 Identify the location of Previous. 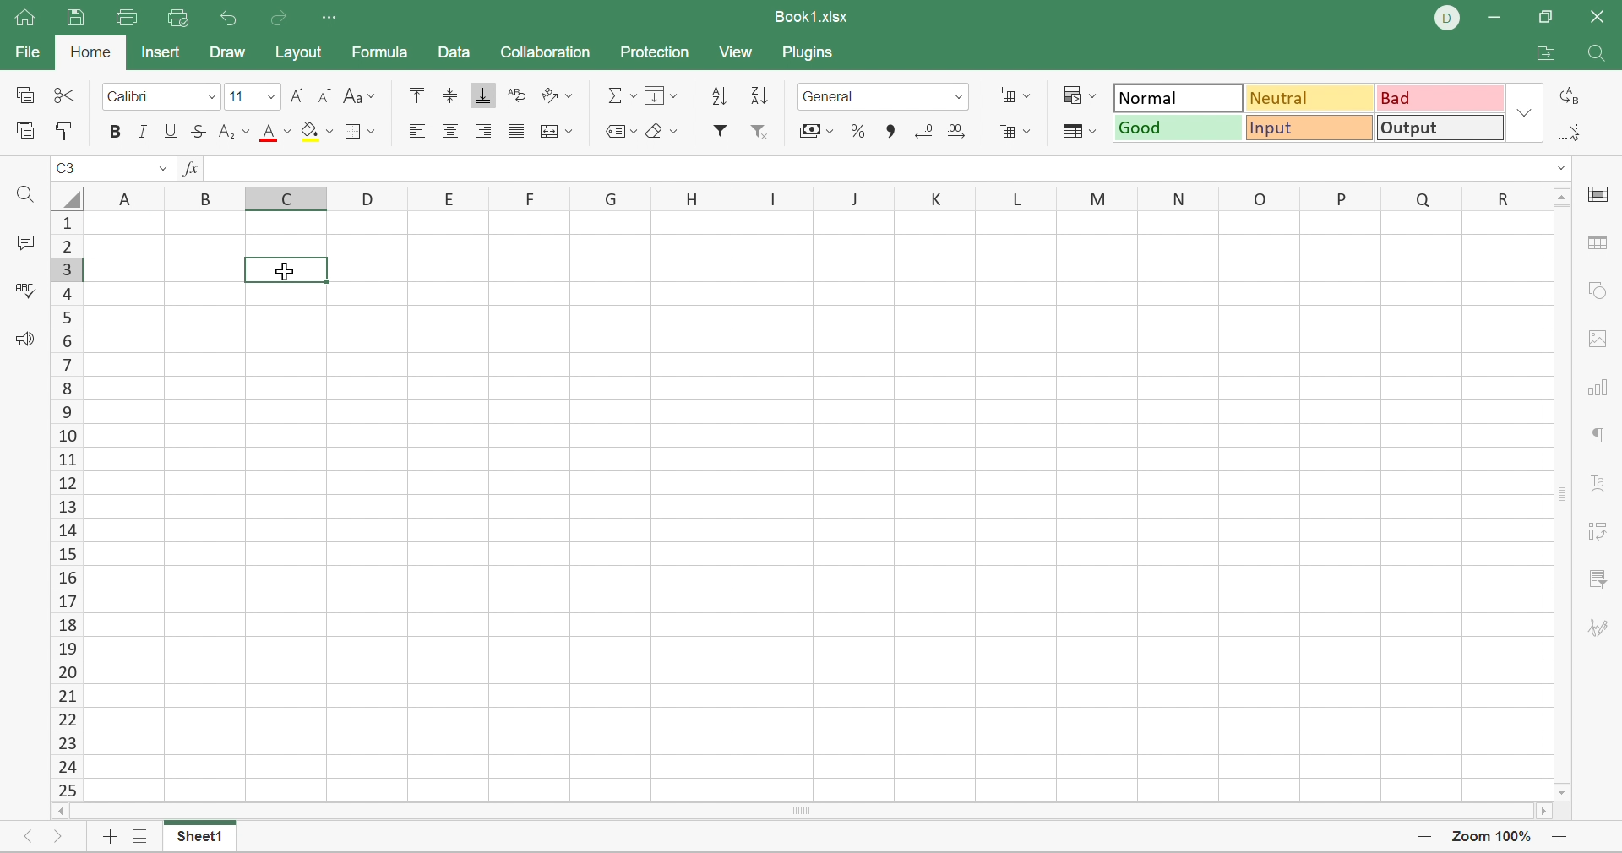
(23, 836).